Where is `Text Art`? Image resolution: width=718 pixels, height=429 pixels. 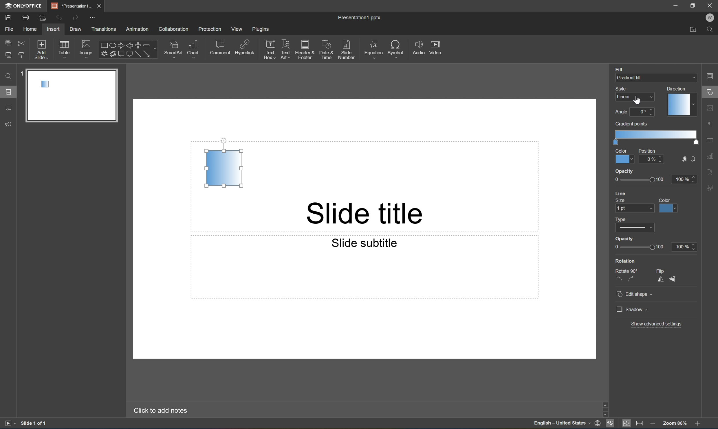
Text Art is located at coordinates (286, 50).